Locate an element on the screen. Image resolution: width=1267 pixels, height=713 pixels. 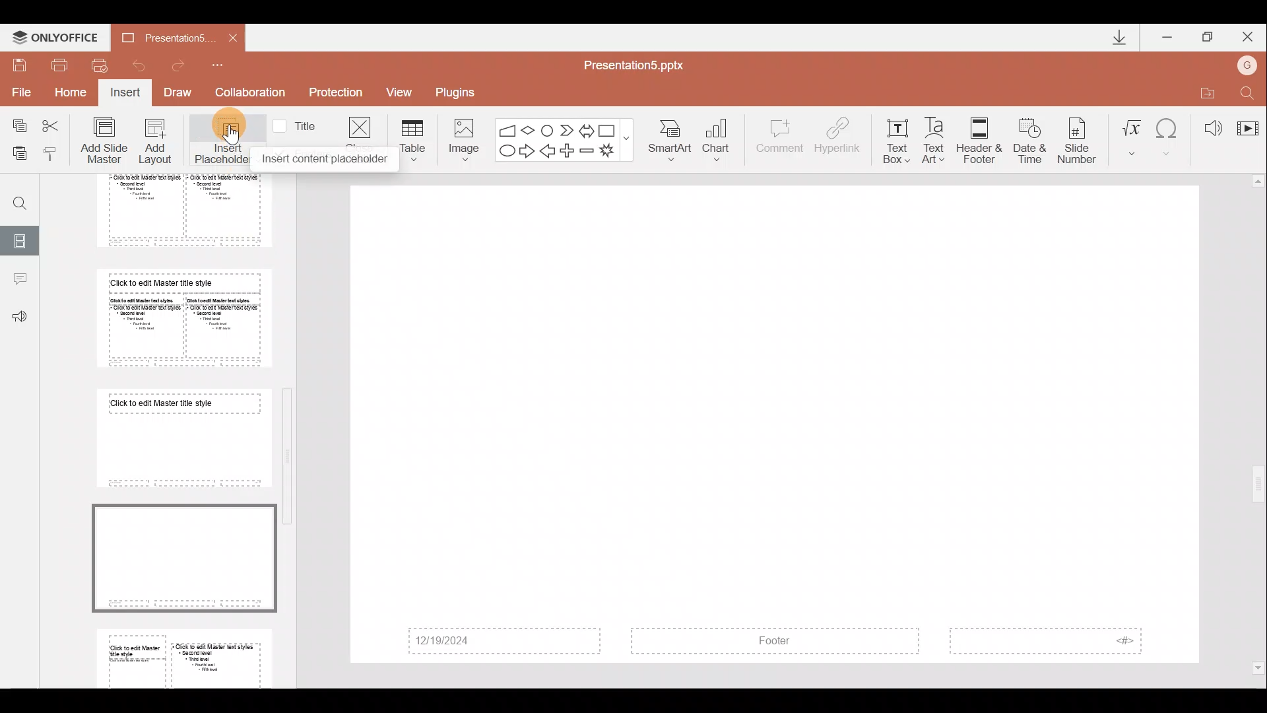
Draw is located at coordinates (182, 94).